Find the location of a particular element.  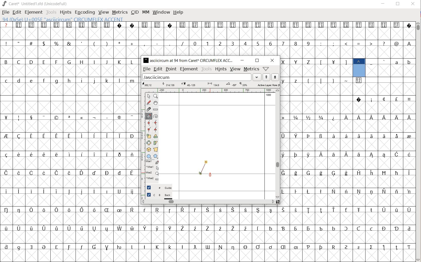

SCROLLBAR is located at coordinates (418, 141).